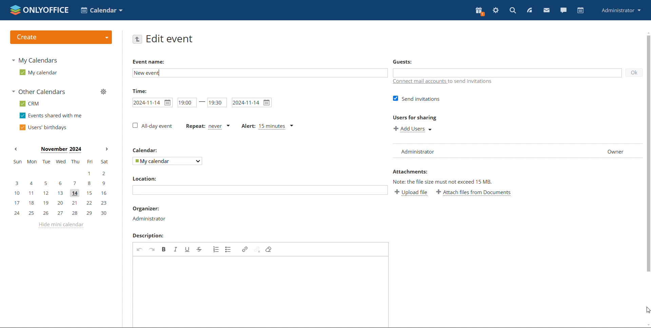  I want to click on users' birthdays, so click(42, 128).